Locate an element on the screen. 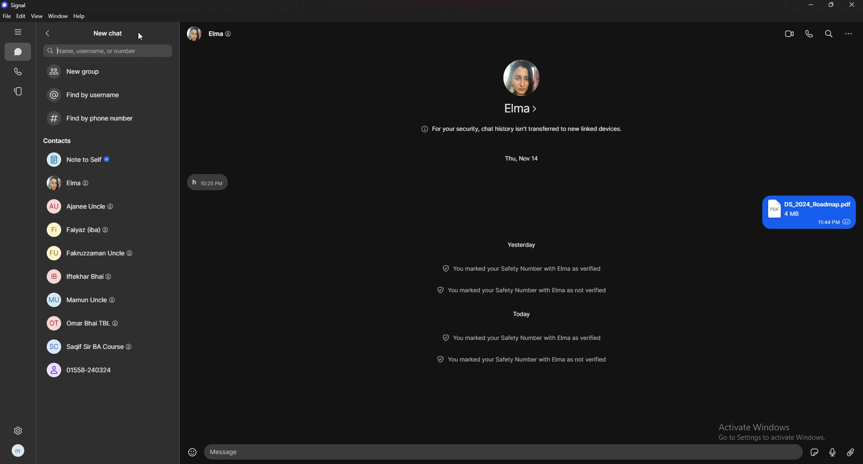 The width and height of the screenshot is (863, 464). contact info is located at coordinates (209, 34).